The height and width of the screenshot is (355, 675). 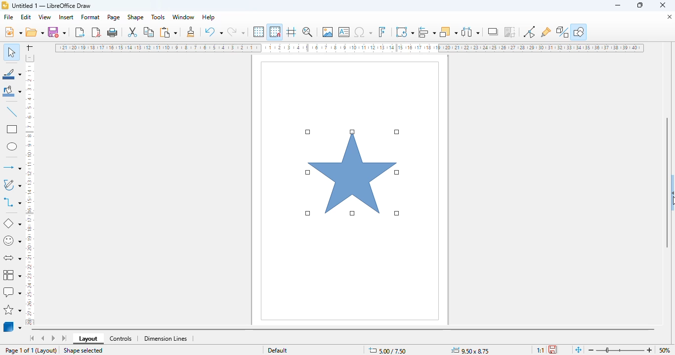 What do you see at coordinates (121, 339) in the screenshot?
I see `controls` at bounding box center [121, 339].